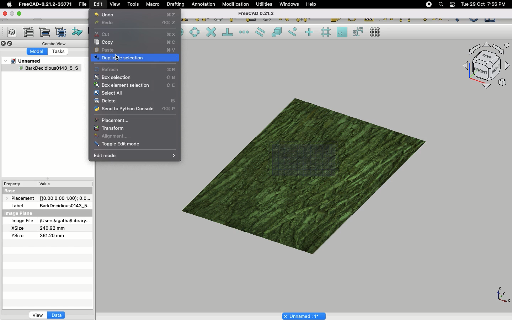  Describe the element at coordinates (112, 120) in the screenshot. I see `Placement` at that location.